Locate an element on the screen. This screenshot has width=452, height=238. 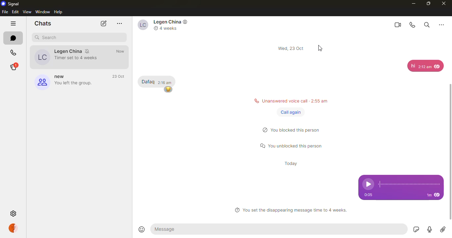
contact is located at coordinates (69, 57).